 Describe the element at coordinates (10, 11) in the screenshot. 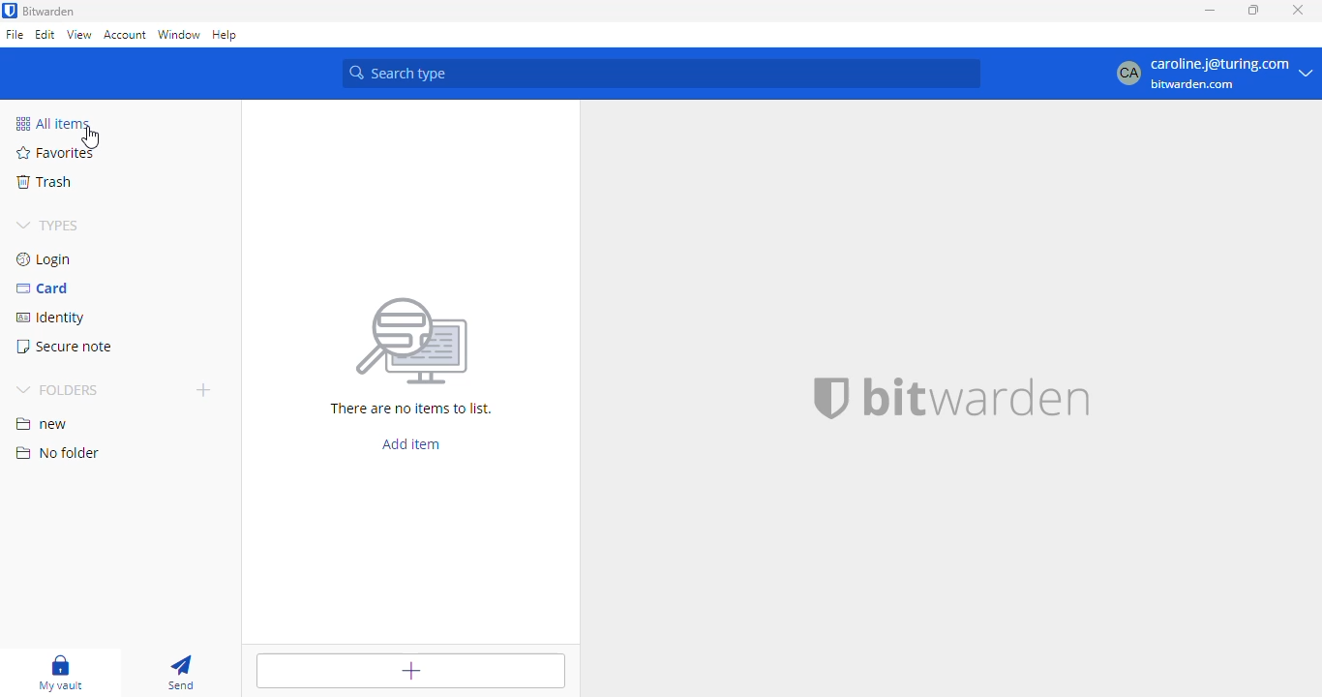

I see `logo` at that location.